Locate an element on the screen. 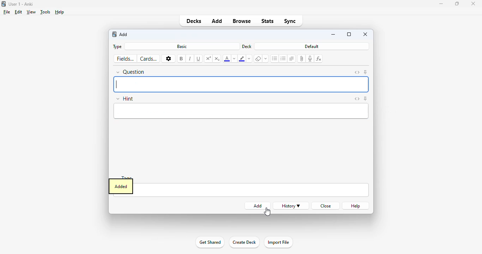  toggle sticky is located at coordinates (366, 98).